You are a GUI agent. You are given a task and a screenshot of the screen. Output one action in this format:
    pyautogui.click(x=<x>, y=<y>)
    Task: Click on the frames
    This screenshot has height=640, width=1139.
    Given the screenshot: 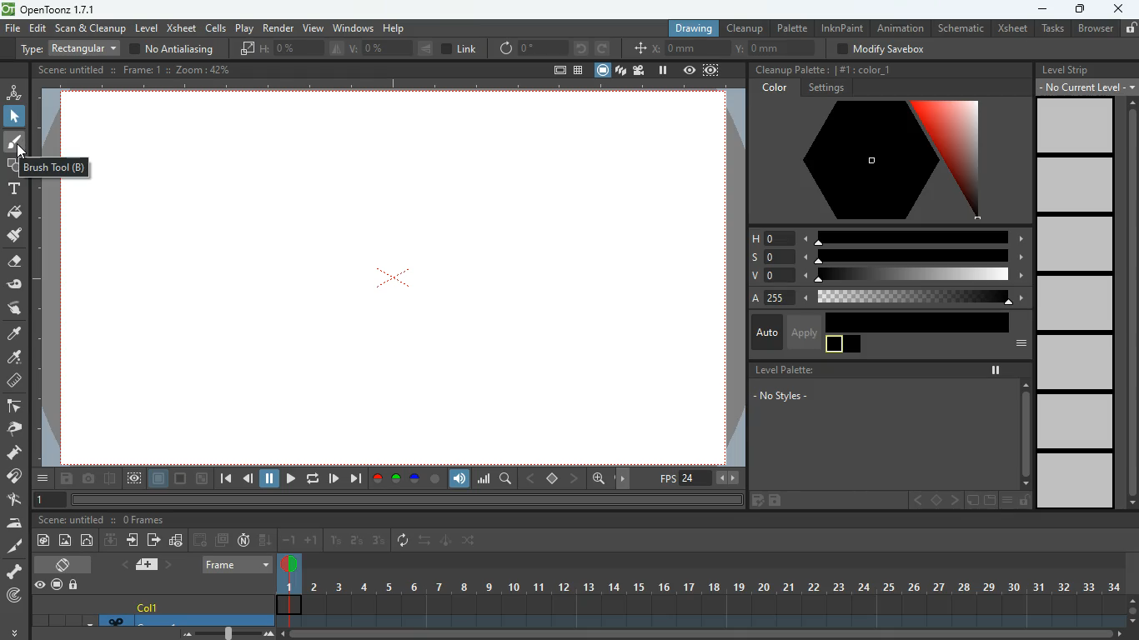 What is the action you would take?
    pyautogui.click(x=699, y=590)
    